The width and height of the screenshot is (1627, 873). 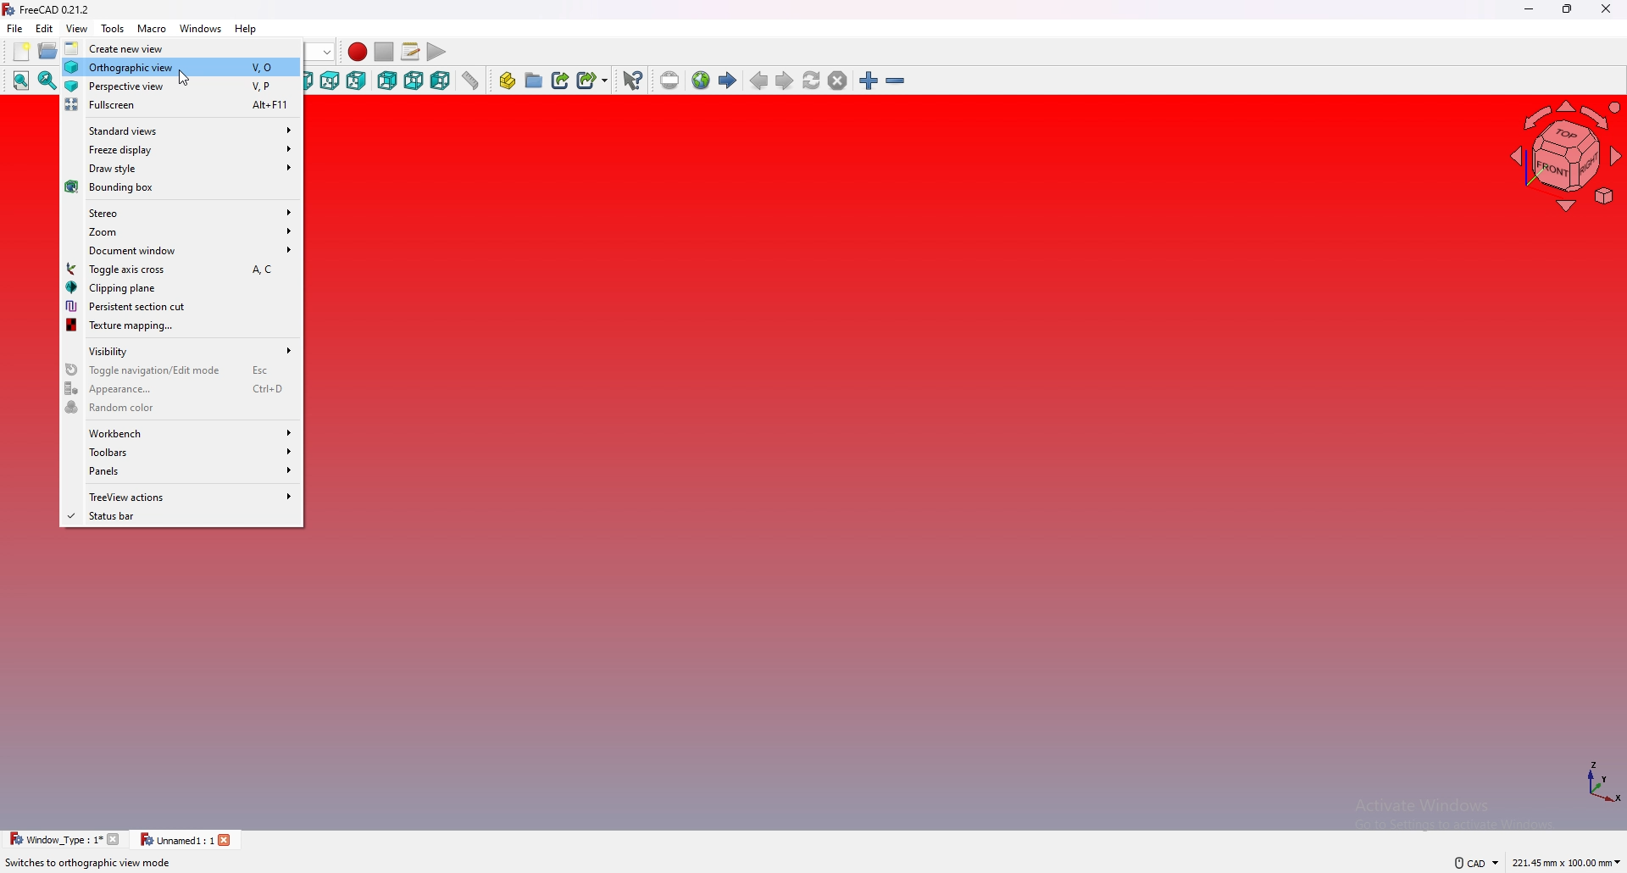 I want to click on toggle axis cross, so click(x=181, y=270).